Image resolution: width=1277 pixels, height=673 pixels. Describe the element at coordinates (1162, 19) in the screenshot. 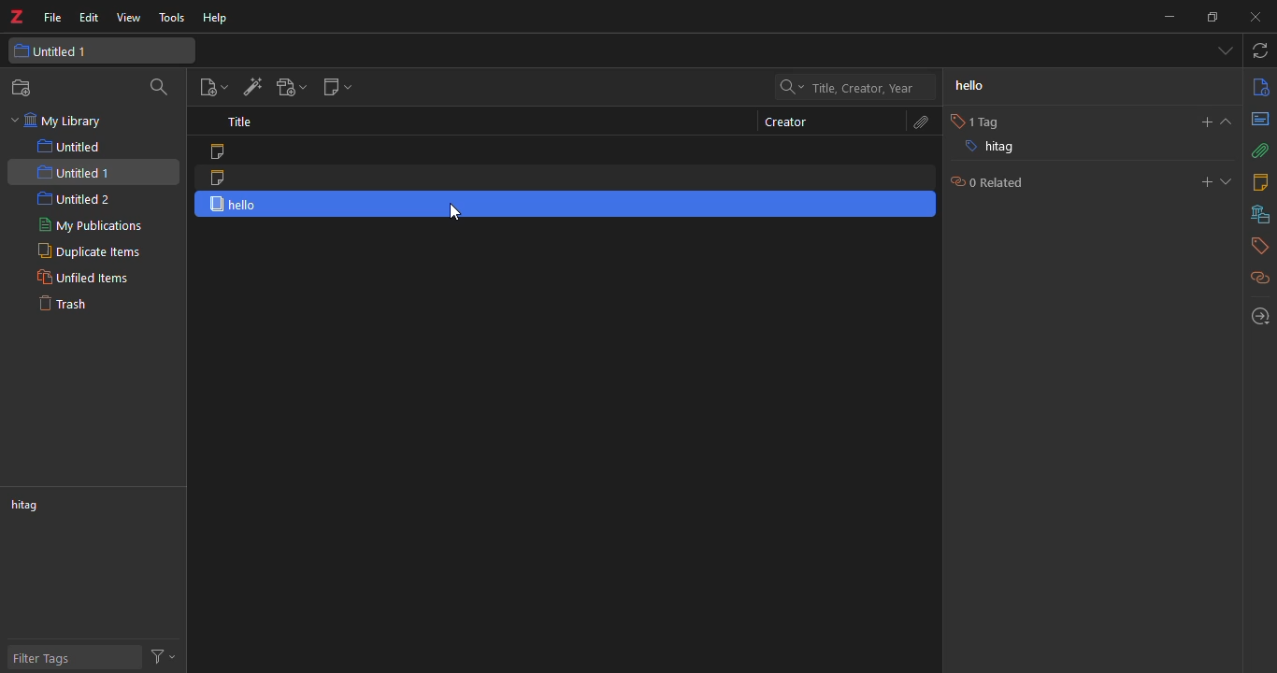

I see `minimize` at that location.